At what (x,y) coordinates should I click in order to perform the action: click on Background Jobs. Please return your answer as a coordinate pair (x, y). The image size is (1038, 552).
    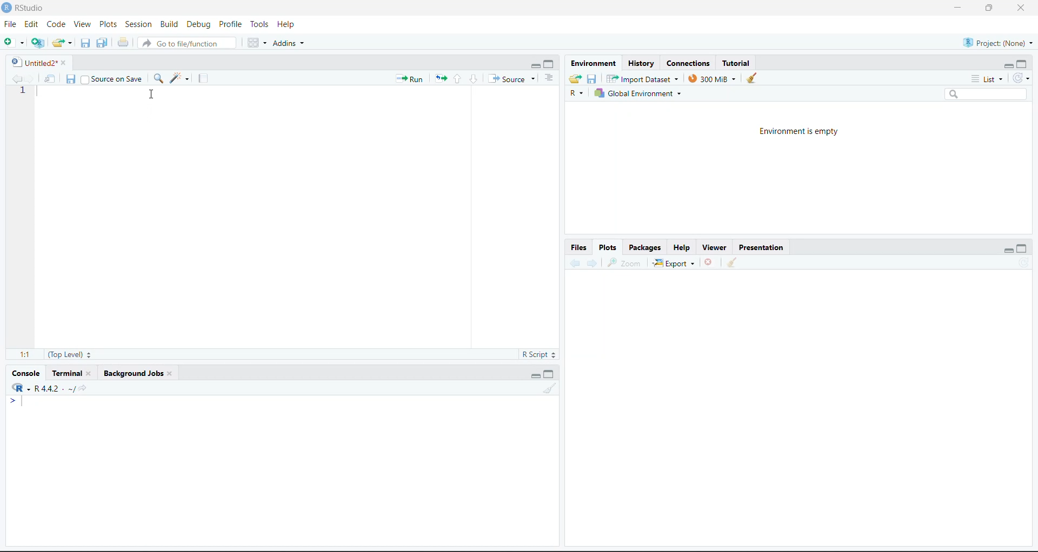
    Looking at the image, I should click on (138, 374).